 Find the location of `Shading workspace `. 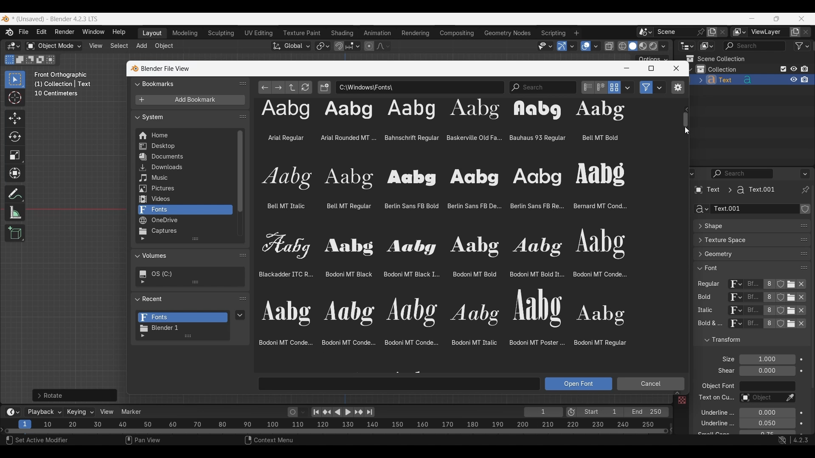

Shading workspace  is located at coordinates (343, 33).